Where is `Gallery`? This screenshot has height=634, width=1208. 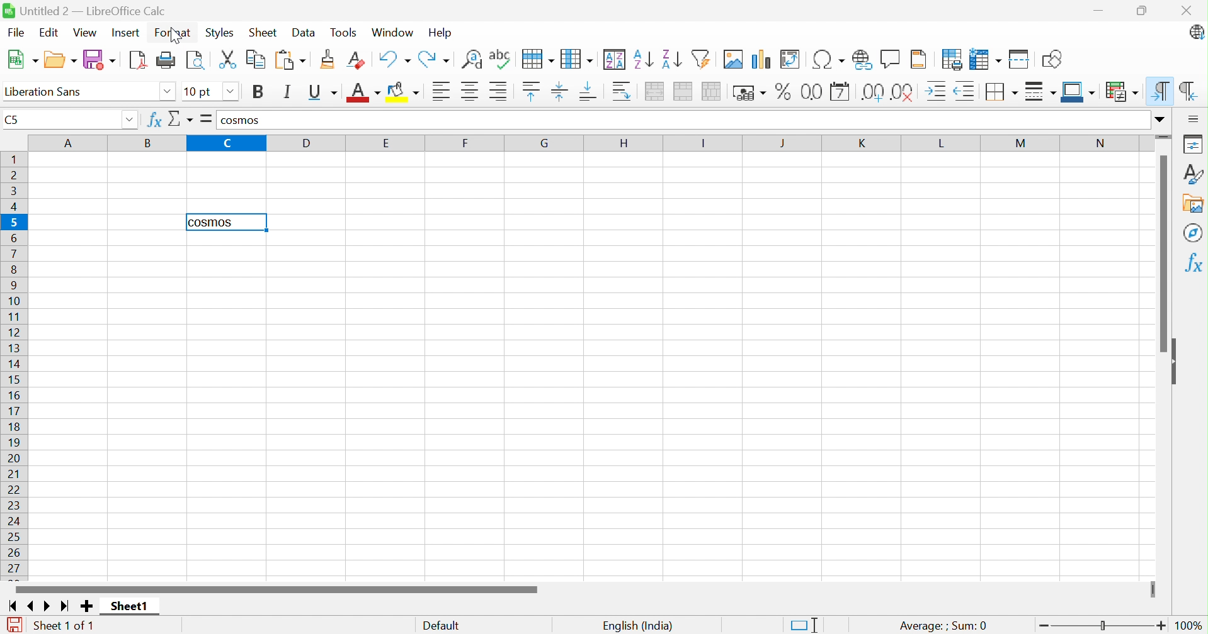 Gallery is located at coordinates (1194, 204).